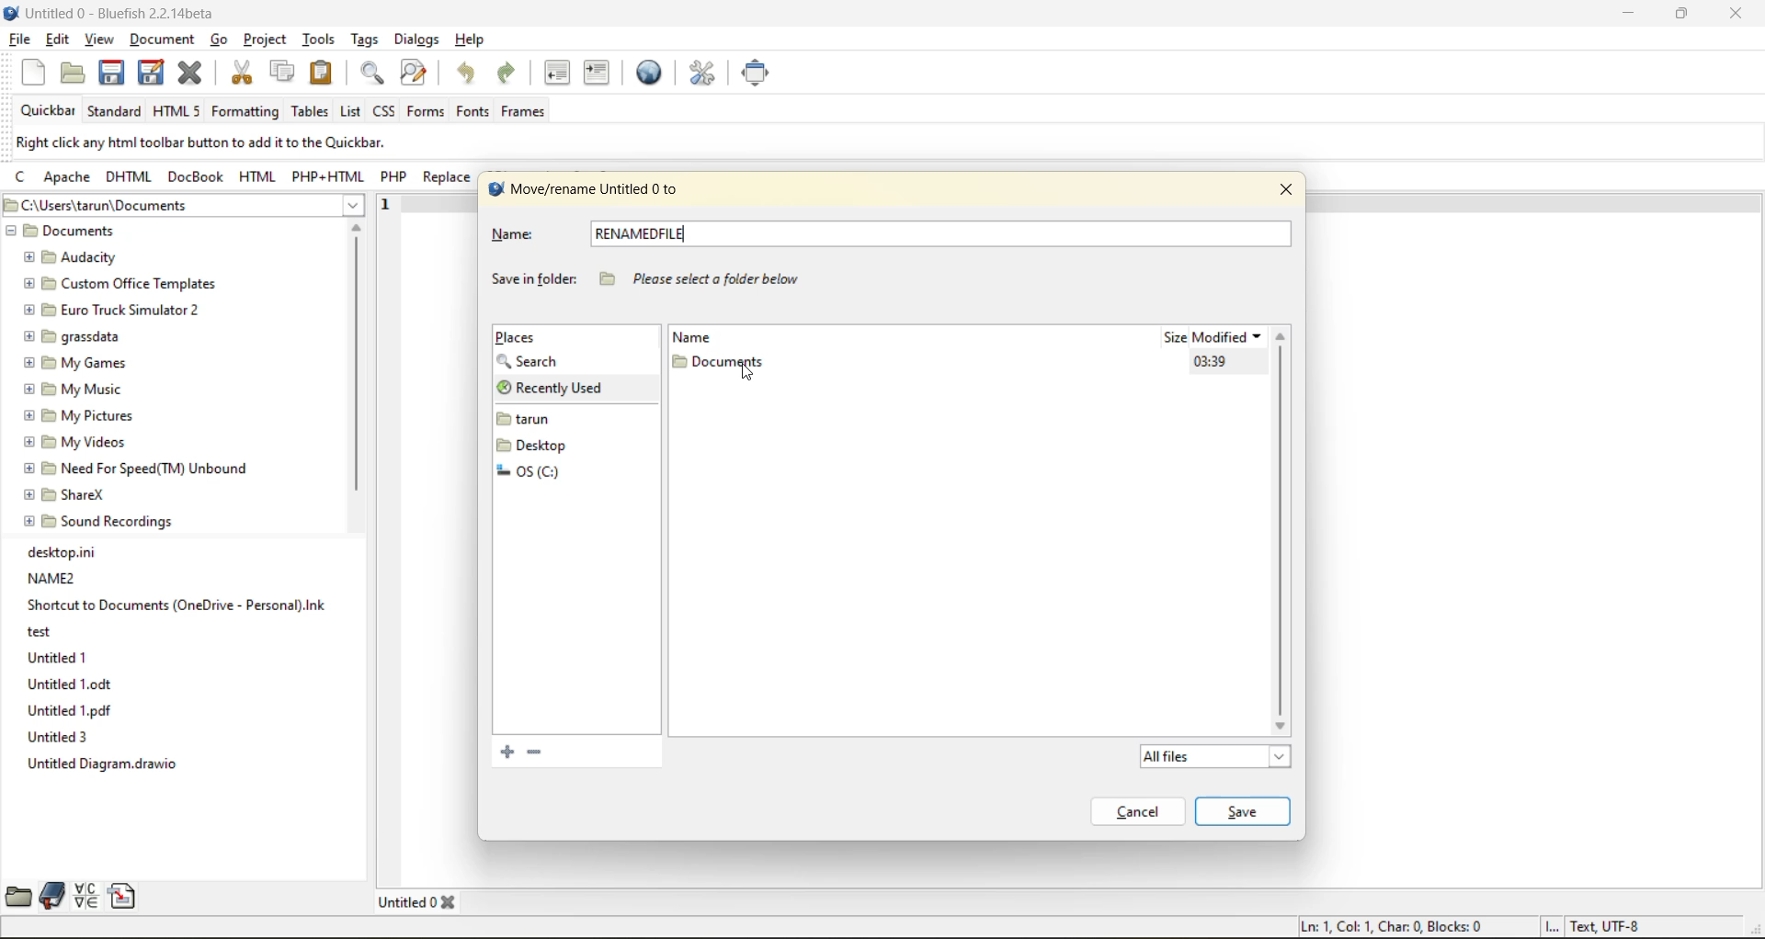 The height and width of the screenshot is (939, 1765). I want to click on name, so click(529, 236).